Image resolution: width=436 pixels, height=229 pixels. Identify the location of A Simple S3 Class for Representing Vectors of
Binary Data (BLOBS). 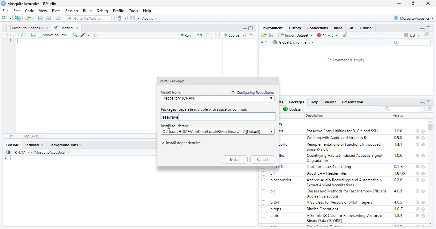
(345, 219).